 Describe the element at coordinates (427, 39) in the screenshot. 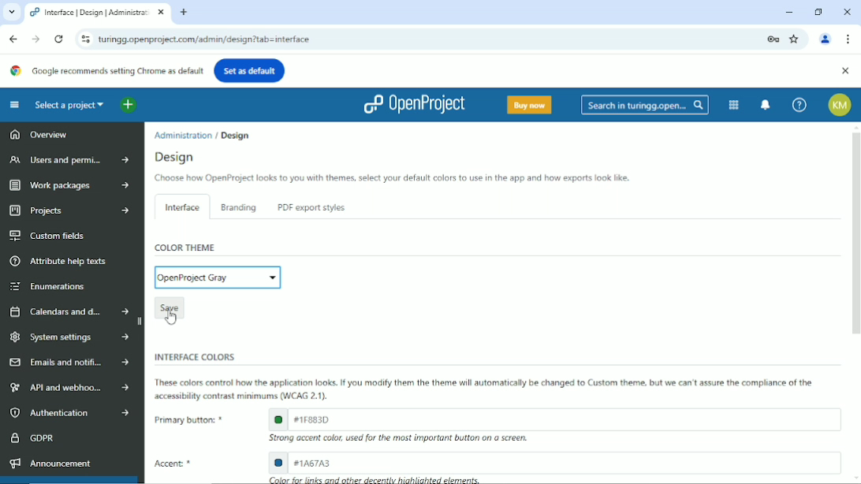

I see `turingg.openproject.com/admin/design’tab = interface` at that location.